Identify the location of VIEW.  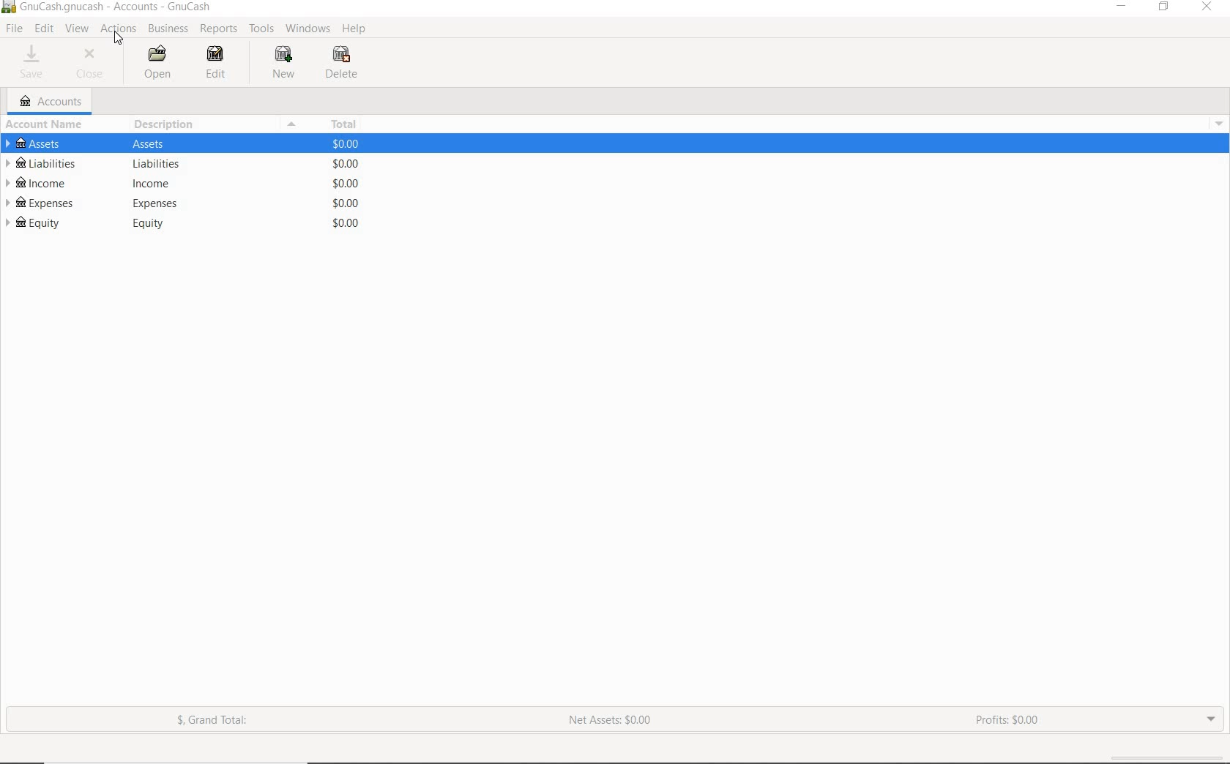
(77, 29).